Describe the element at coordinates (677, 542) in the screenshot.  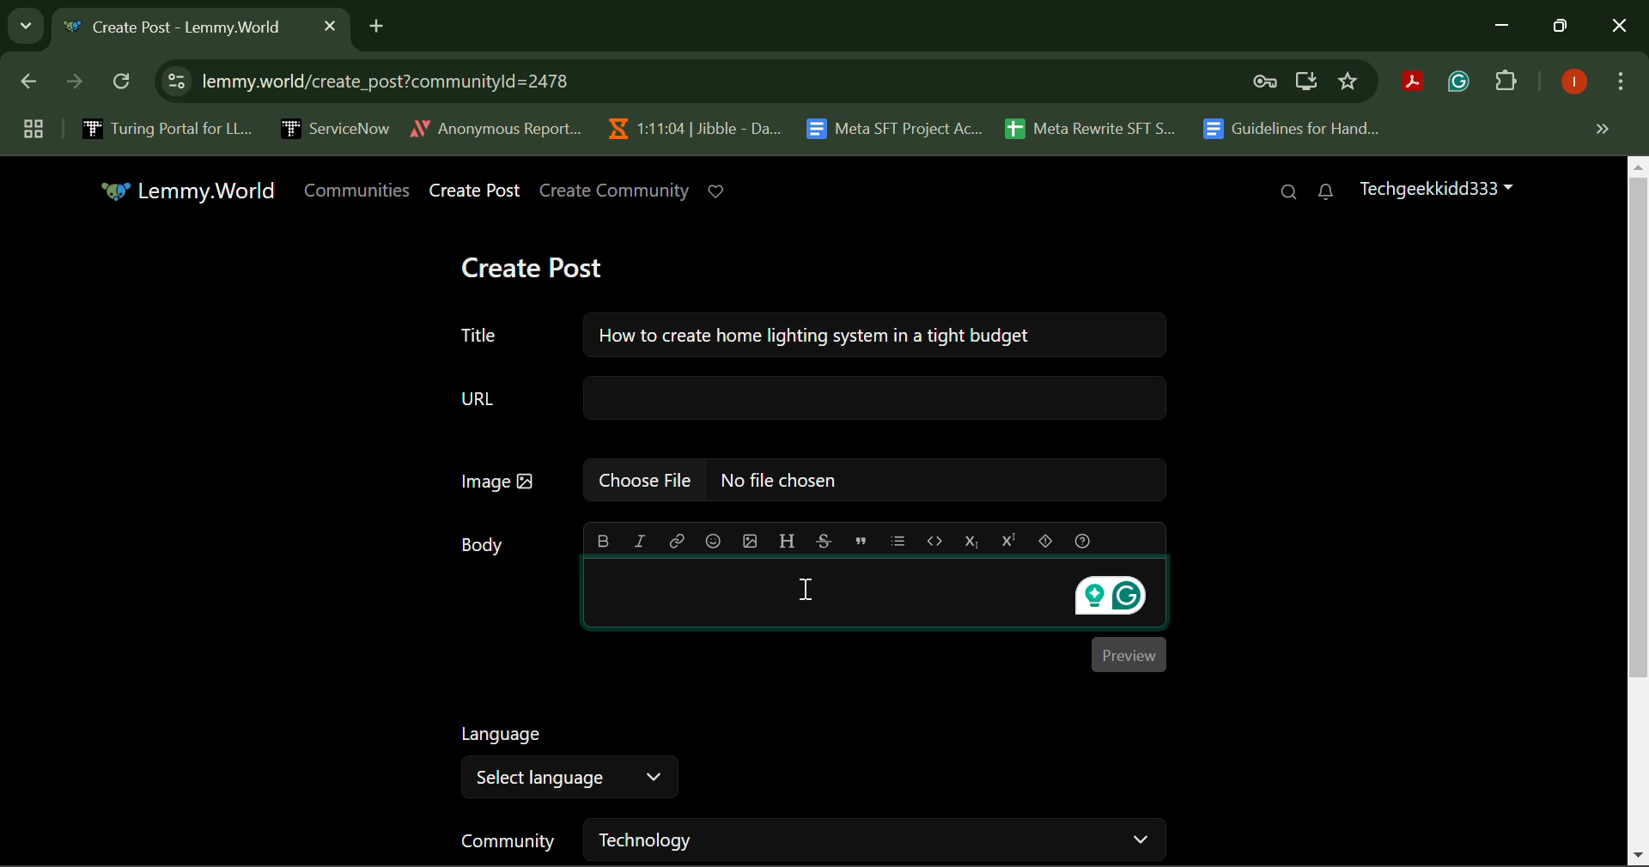
I see `link` at that location.